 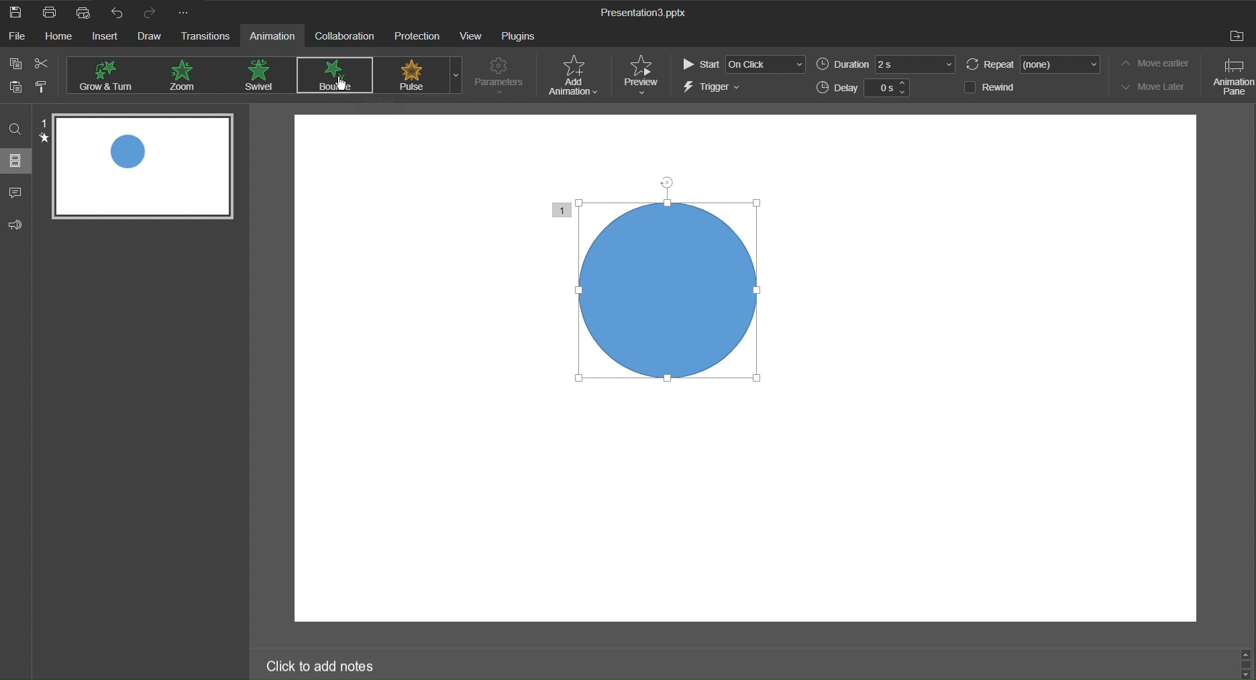 What do you see at coordinates (501, 76) in the screenshot?
I see `Parameters` at bounding box center [501, 76].